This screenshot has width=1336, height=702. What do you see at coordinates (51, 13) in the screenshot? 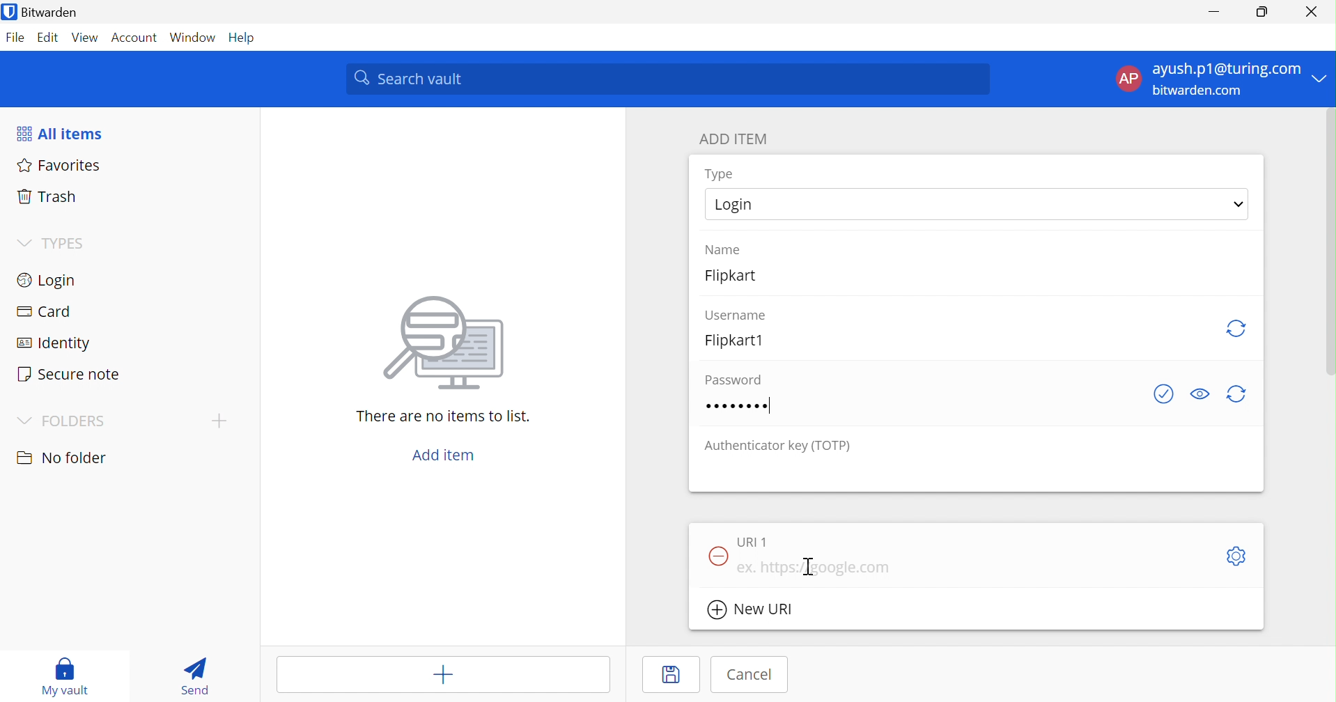
I see `Bitwarden` at bounding box center [51, 13].